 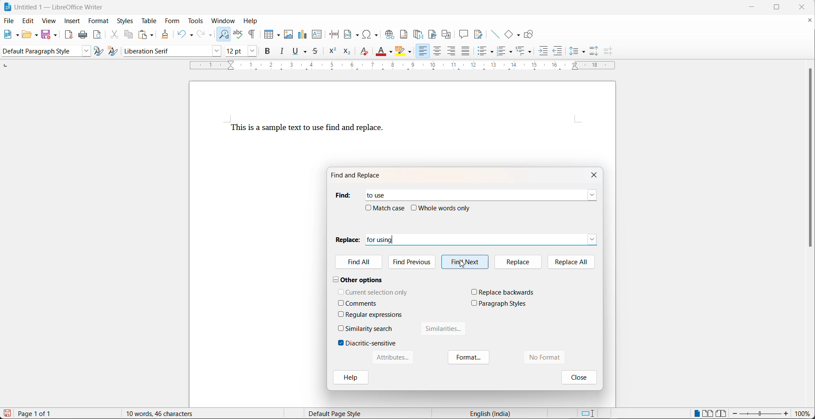 I want to click on checkbox, so click(x=474, y=292).